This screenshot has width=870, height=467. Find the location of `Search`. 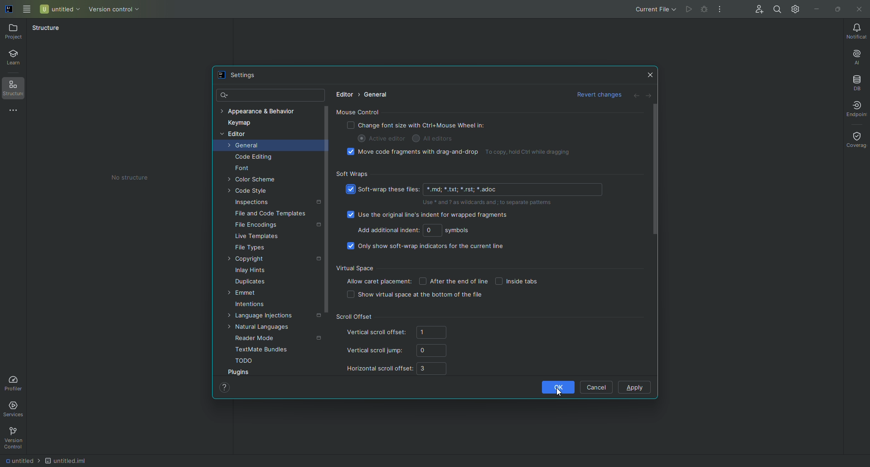

Search is located at coordinates (777, 10).